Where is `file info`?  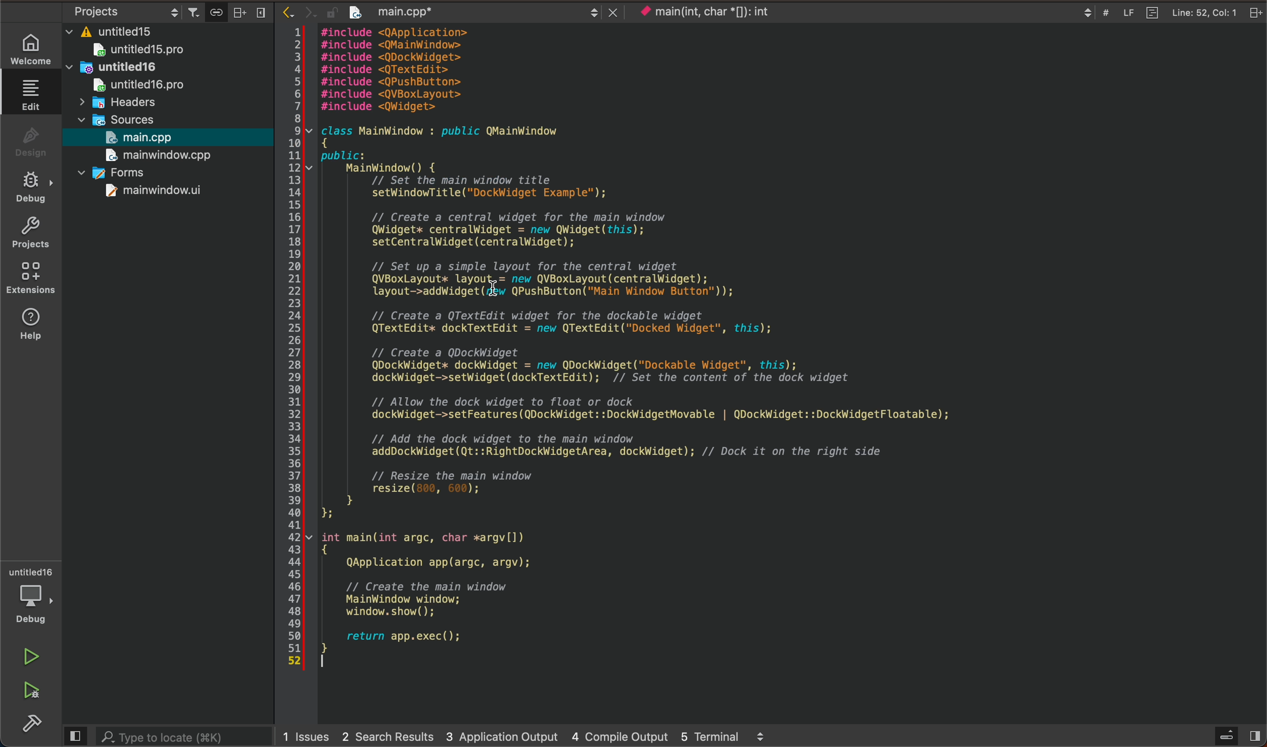
file info is located at coordinates (1168, 12).